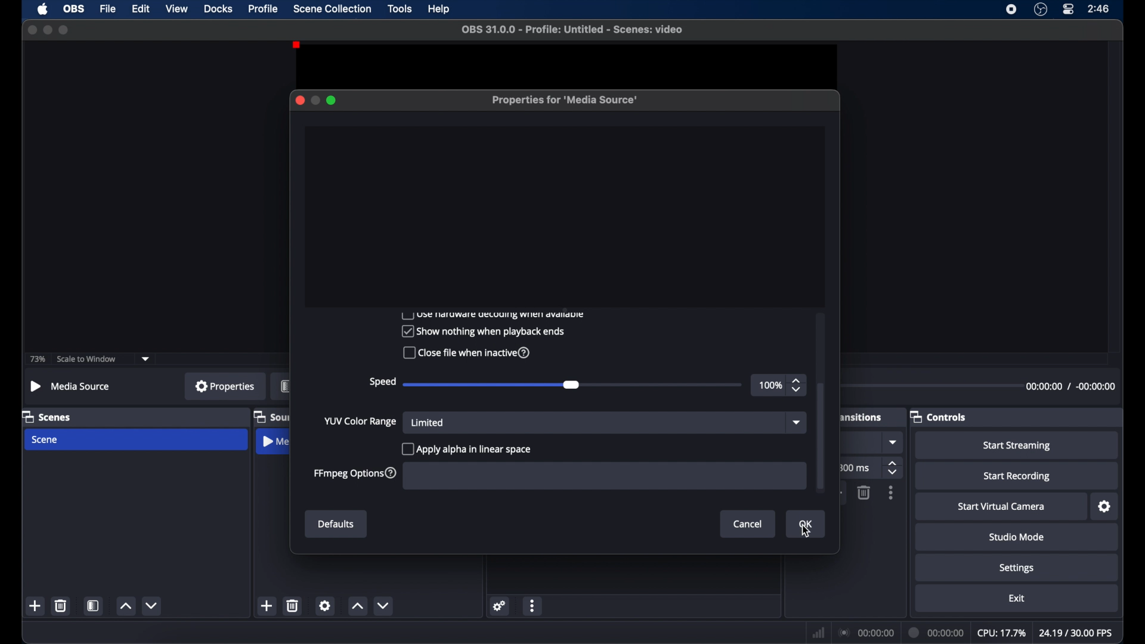  I want to click on time, so click(1099, 8).